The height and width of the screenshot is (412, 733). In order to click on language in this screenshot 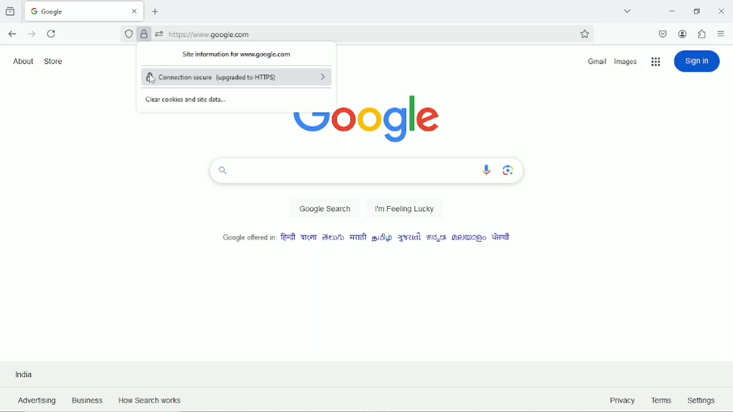, I will do `click(381, 238)`.